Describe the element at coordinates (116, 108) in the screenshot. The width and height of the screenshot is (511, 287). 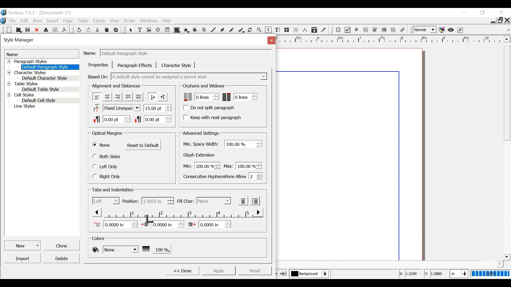
I see `line Spacing mode` at that location.